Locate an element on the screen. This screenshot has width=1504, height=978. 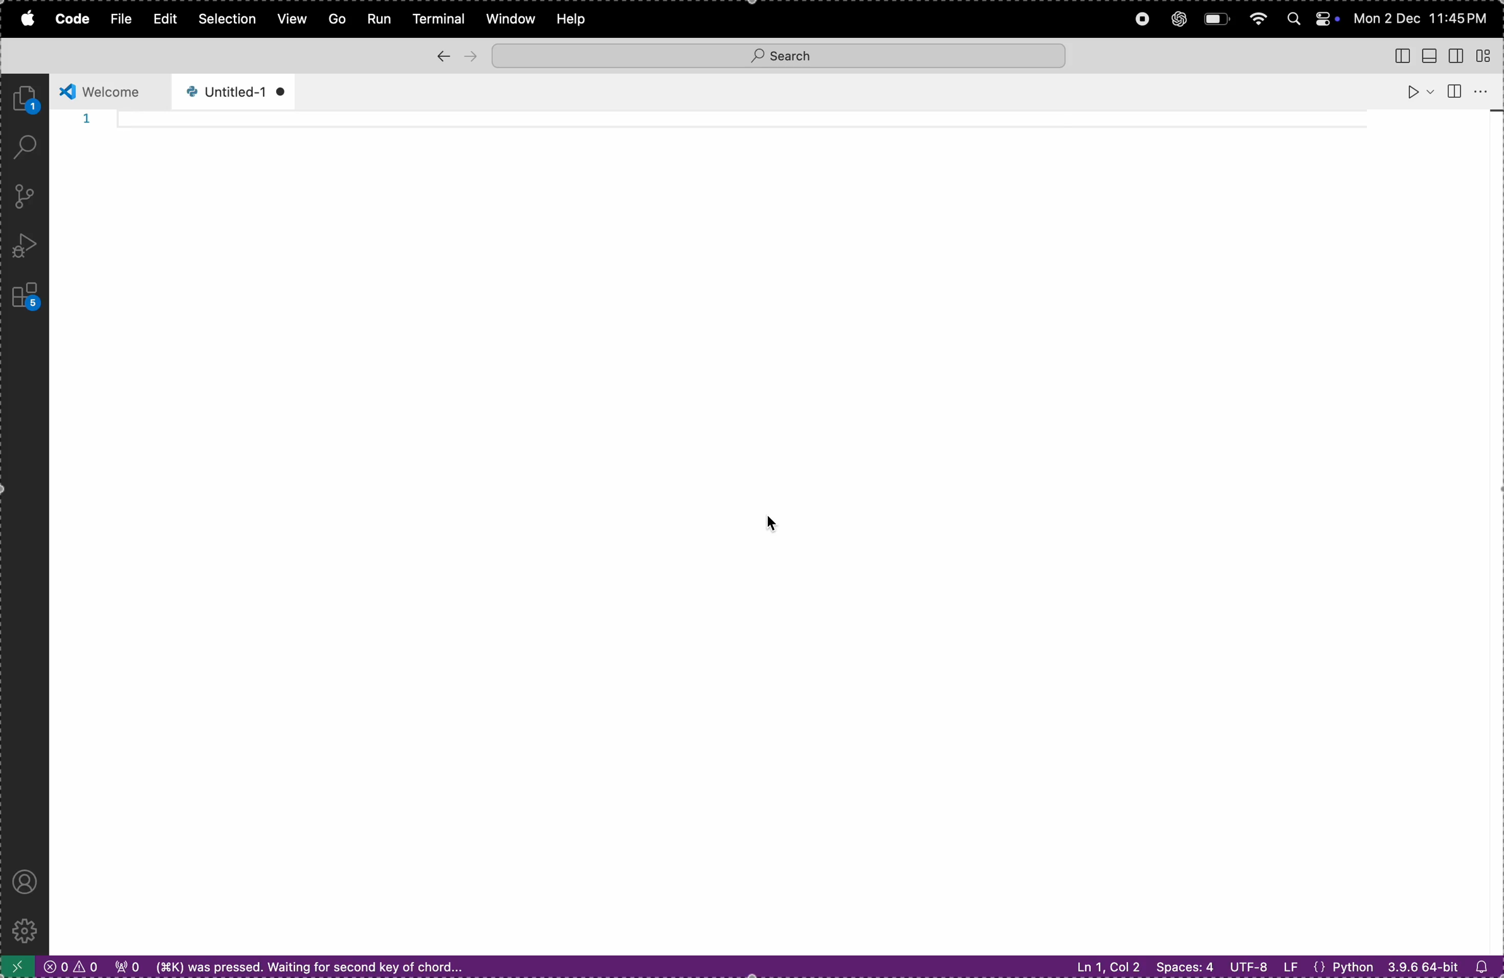
back is located at coordinates (439, 56).